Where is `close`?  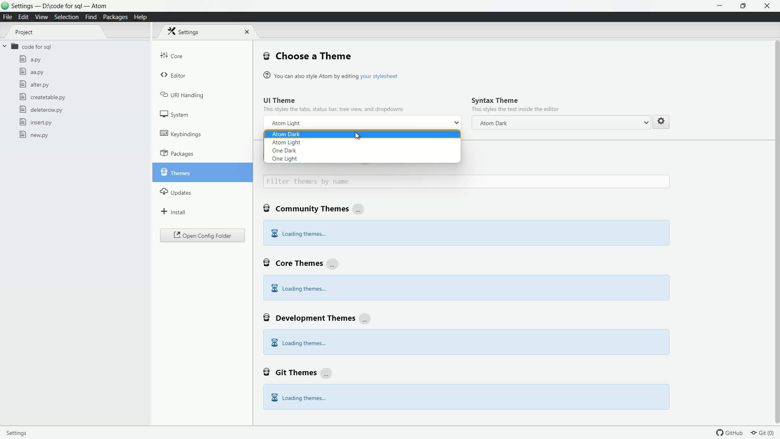
close is located at coordinates (245, 32).